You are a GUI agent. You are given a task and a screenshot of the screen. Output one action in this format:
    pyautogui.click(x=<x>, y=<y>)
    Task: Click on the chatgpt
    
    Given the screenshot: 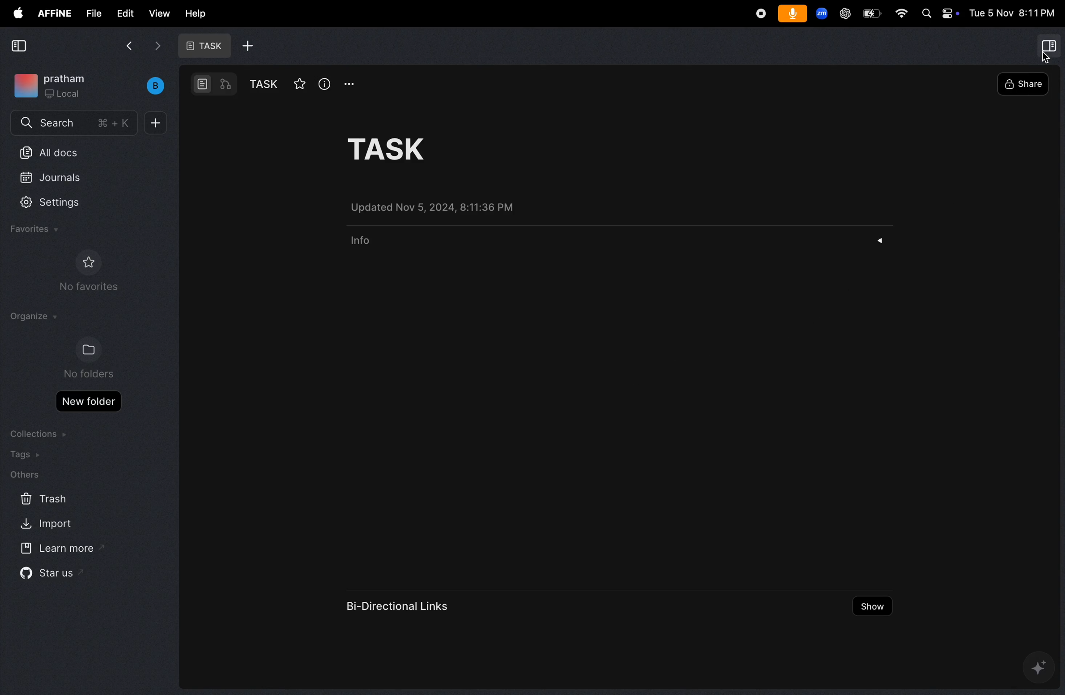 What is the action you would take?
    pyautogui.click(x=842, y=13)
    